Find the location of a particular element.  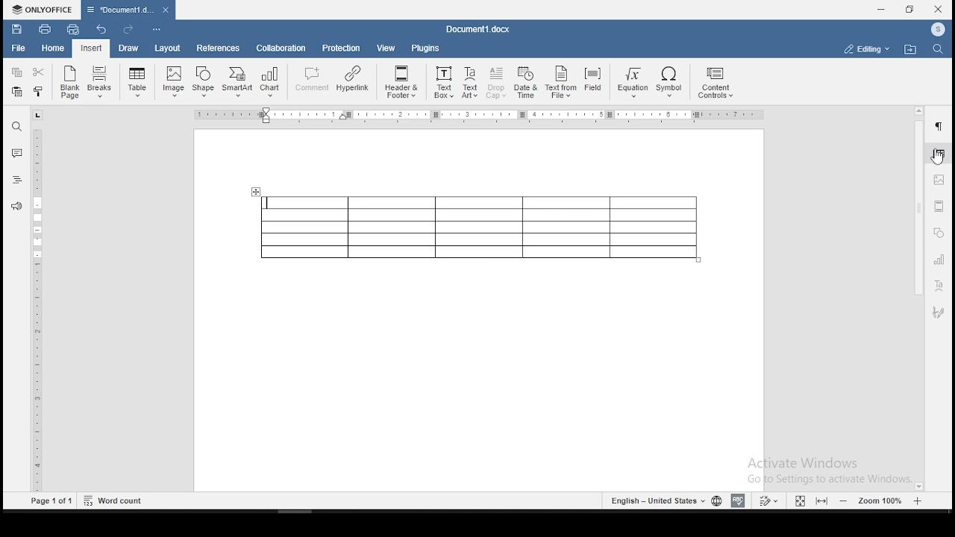

table is located at coordinates (480, 226).